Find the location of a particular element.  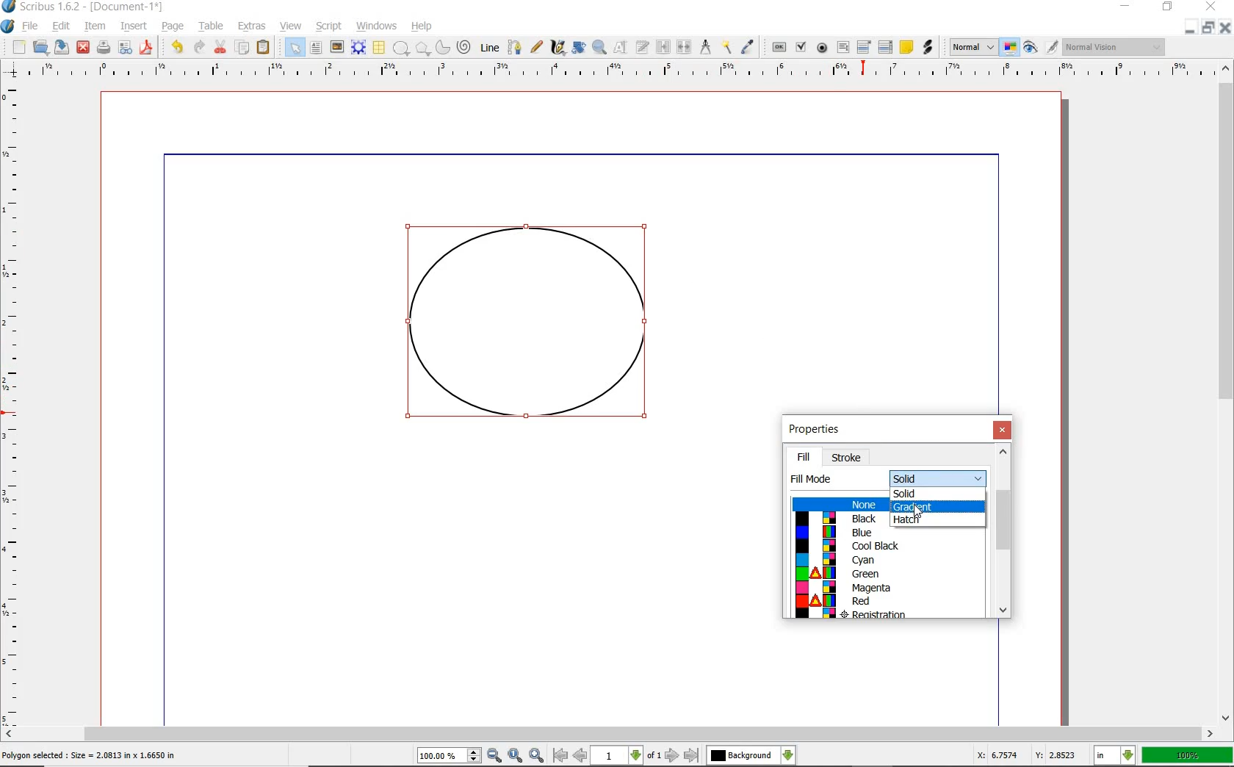

color is located at coordinates (887, 587).